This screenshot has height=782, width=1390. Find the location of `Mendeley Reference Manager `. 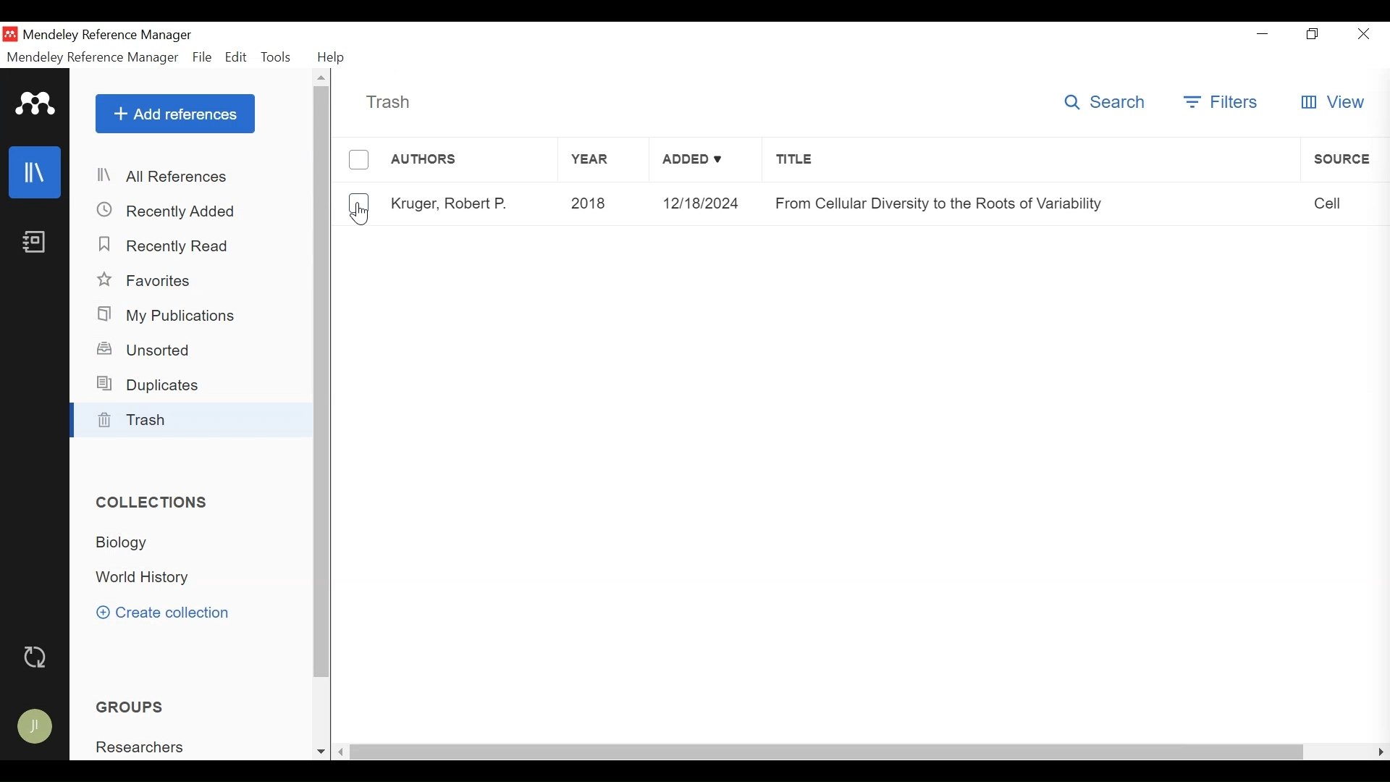

Mendeley Reference Manager  is located at coordinates (90, 57).